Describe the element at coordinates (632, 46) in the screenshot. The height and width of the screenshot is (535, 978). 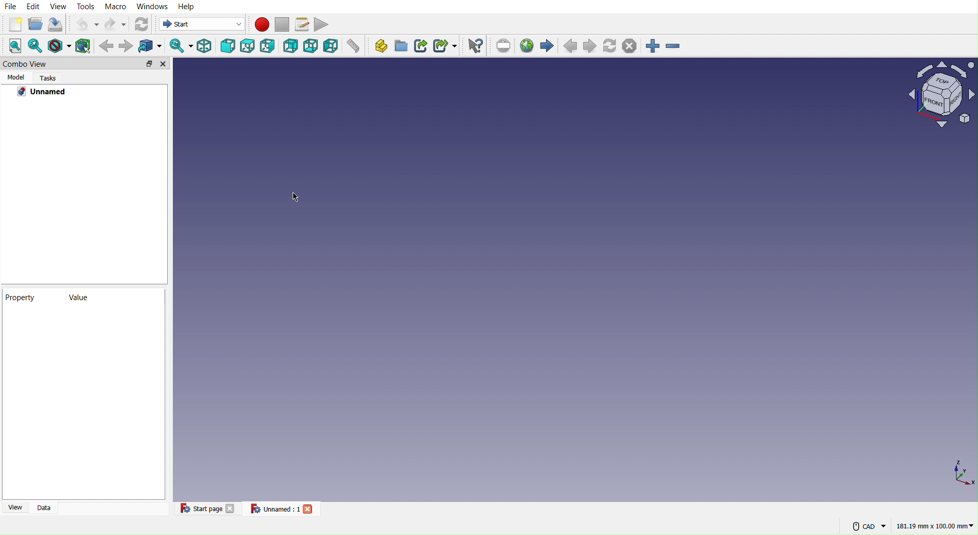
I see `Stop Loading` at that location.